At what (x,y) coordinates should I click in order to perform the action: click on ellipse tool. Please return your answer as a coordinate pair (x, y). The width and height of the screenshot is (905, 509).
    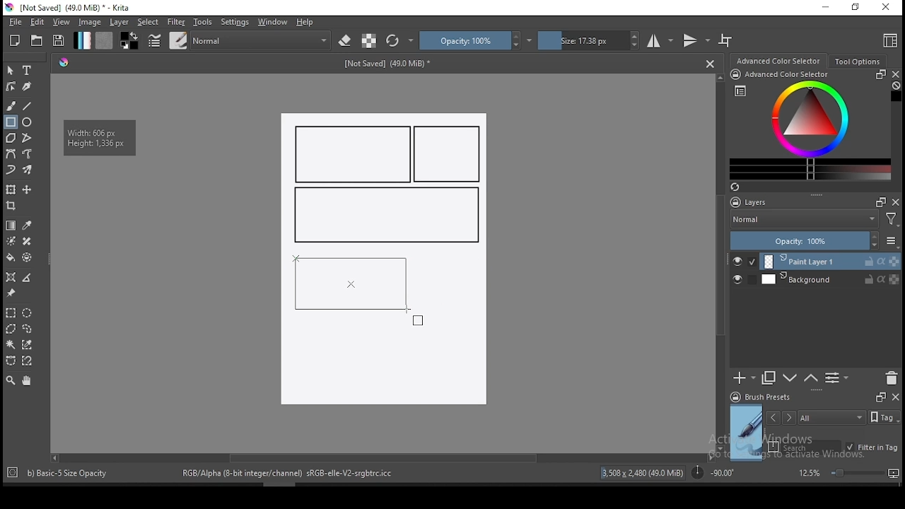
    Looking at the image, I should click on (28, 121).